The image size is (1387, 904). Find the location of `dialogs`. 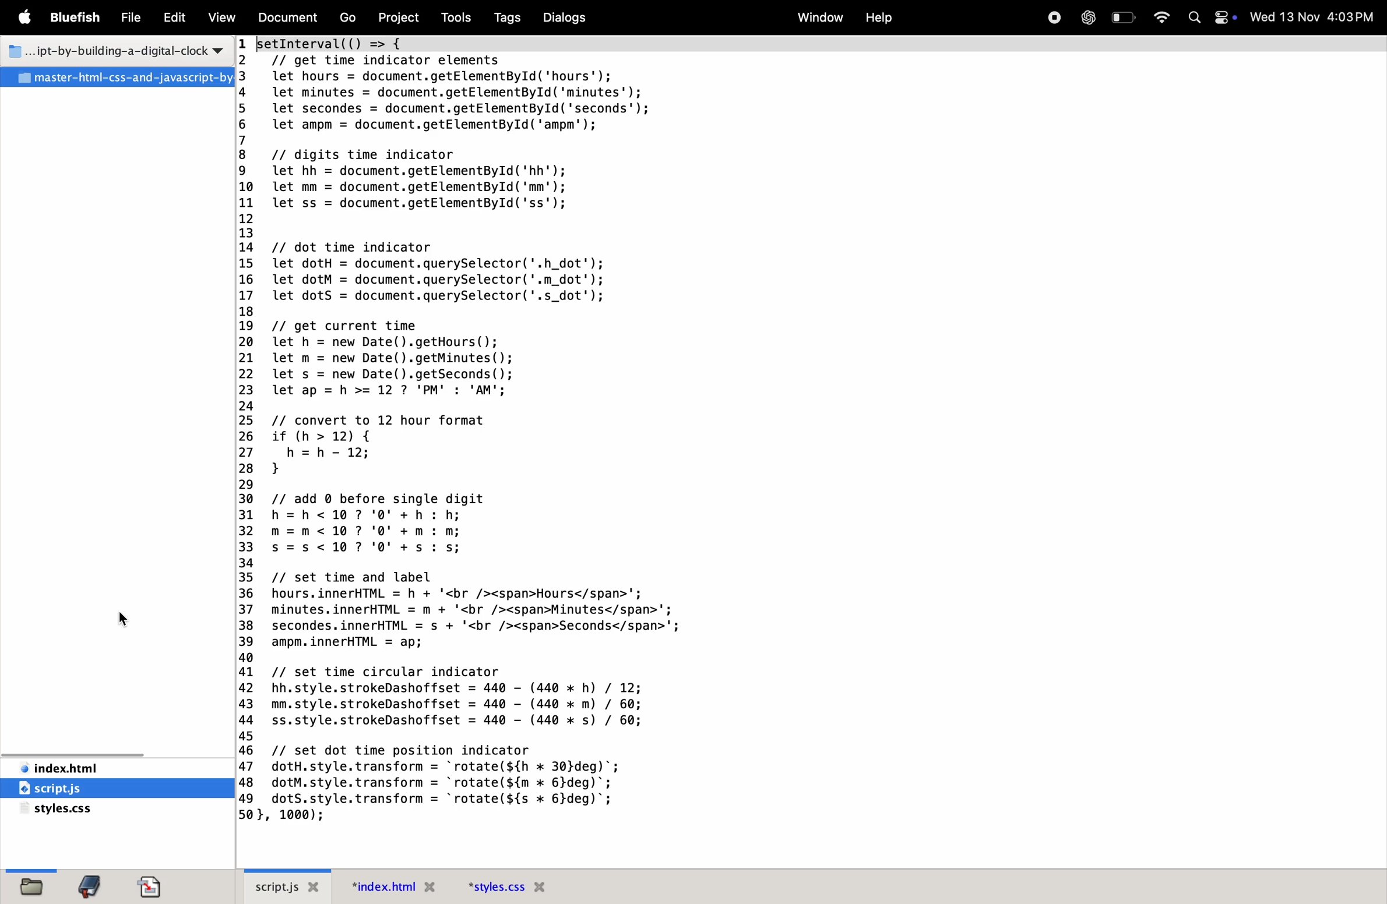

dialogs is located at coordinates (563, 17).